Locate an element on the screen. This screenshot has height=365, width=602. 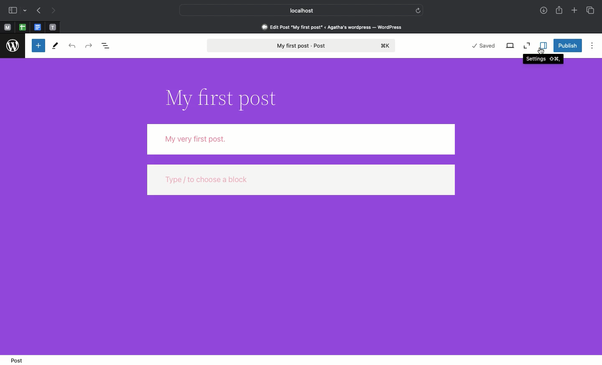
Post is located at coordinates (20, 360).